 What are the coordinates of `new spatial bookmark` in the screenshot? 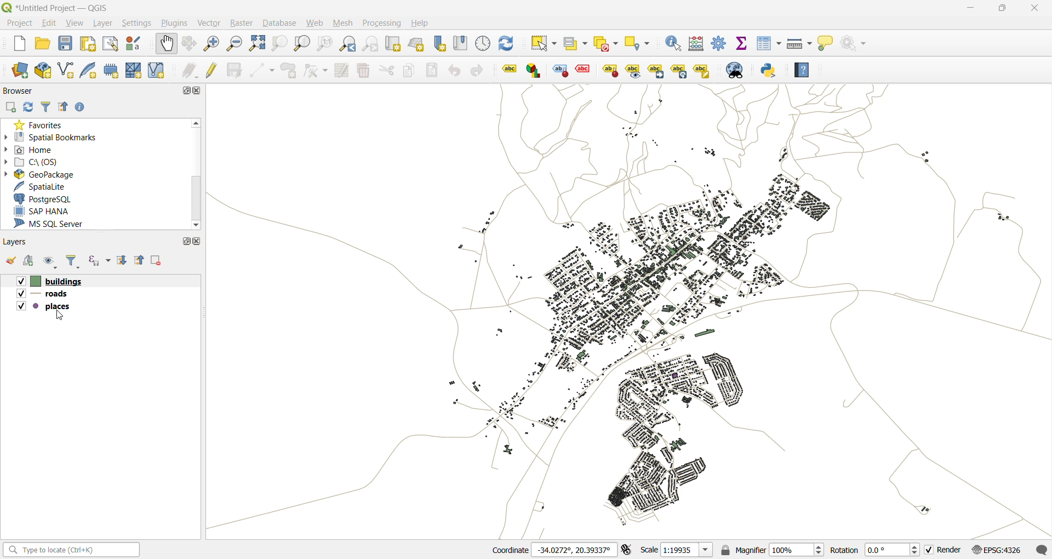 It's located at (439, 44).